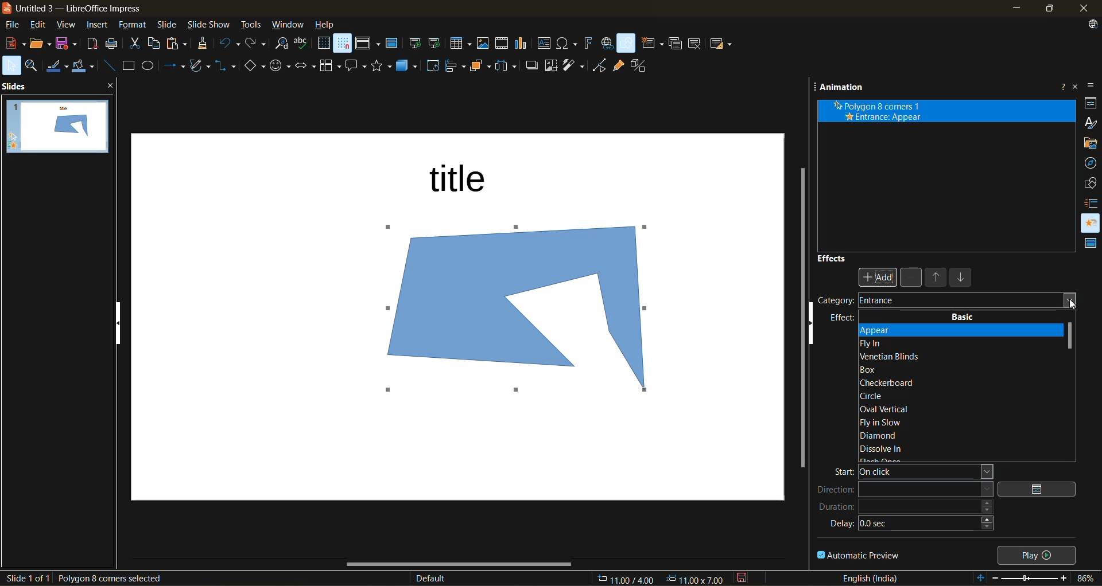  I want to click on text language, so click(876, 577).